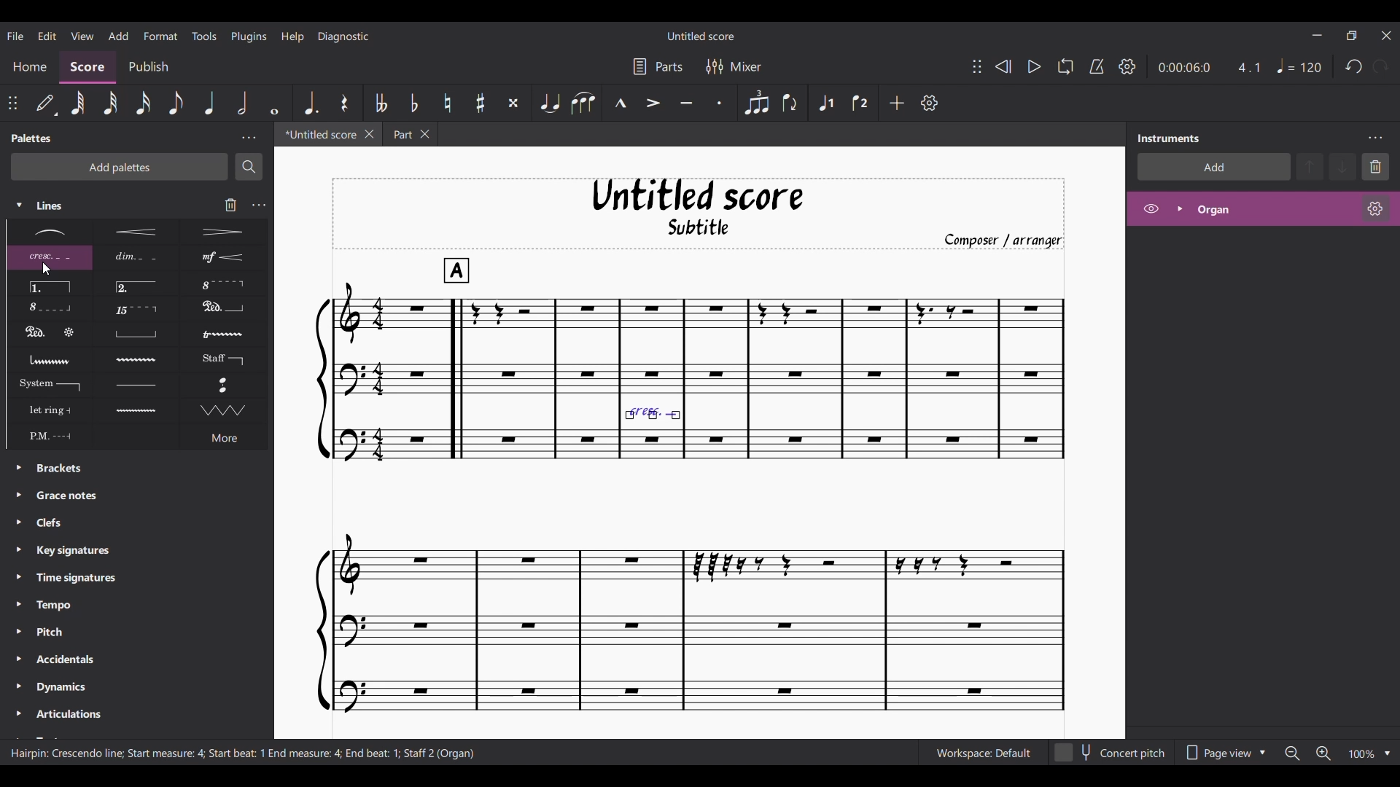 The height and width of the screenshot is (787, 1400). What do you see at coordinates (292, 36) in the screenshot?
I see `Help menu` at bounding box center [292, 36].